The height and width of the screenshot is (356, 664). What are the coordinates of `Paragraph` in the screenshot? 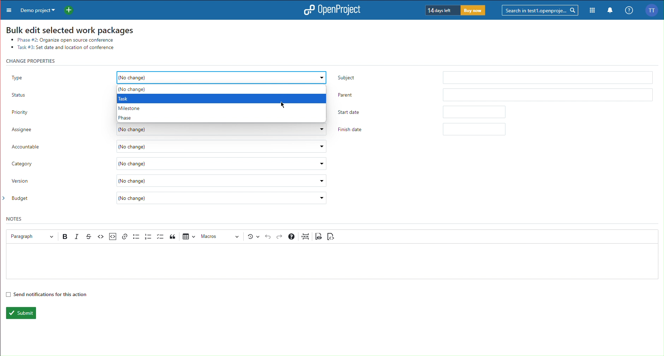 It's located at (30, 236).